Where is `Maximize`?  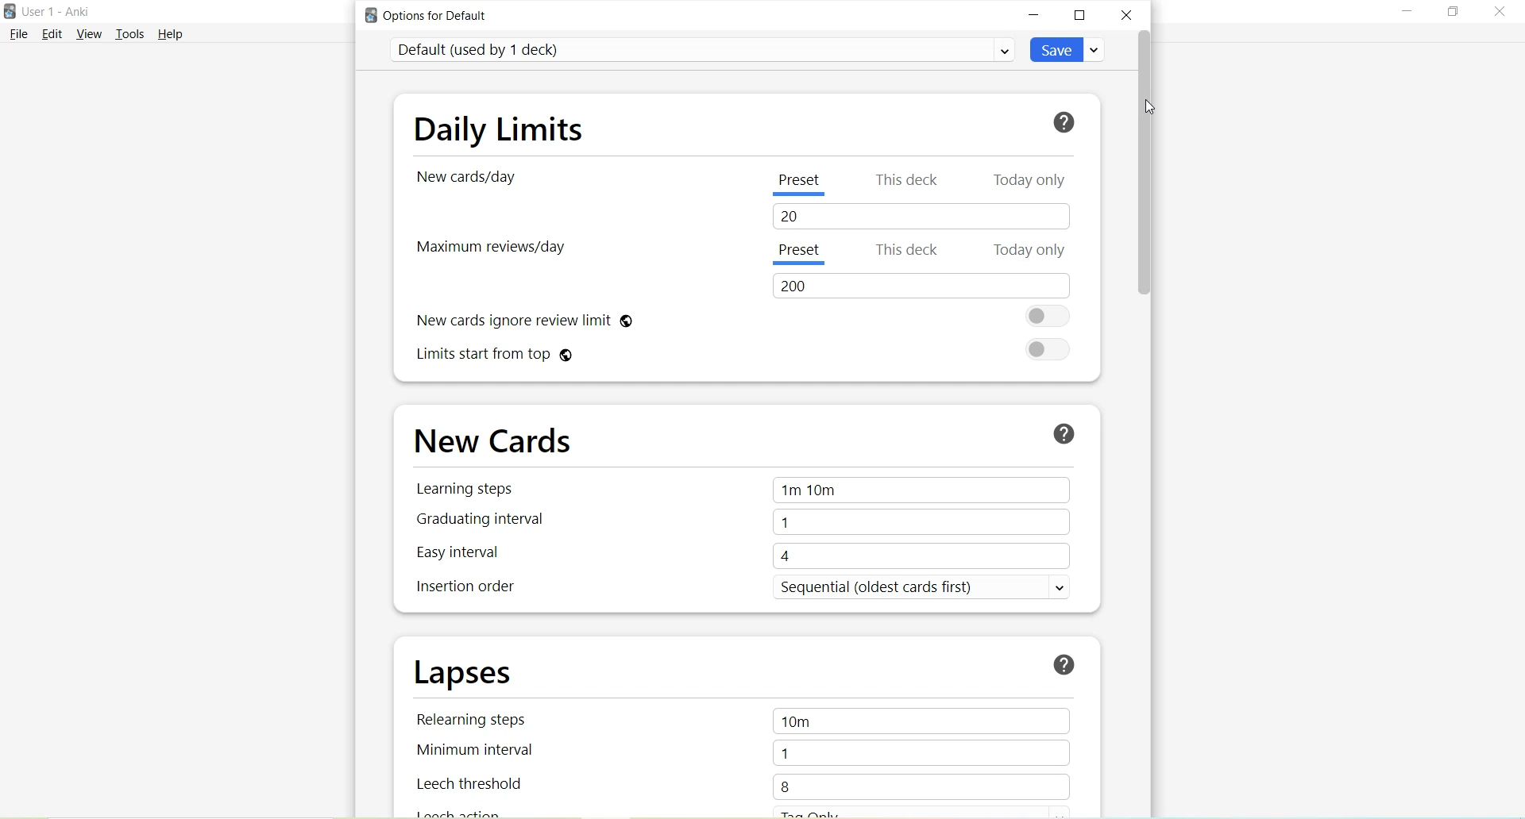
Maximize is located at coordinates (1080, 17).